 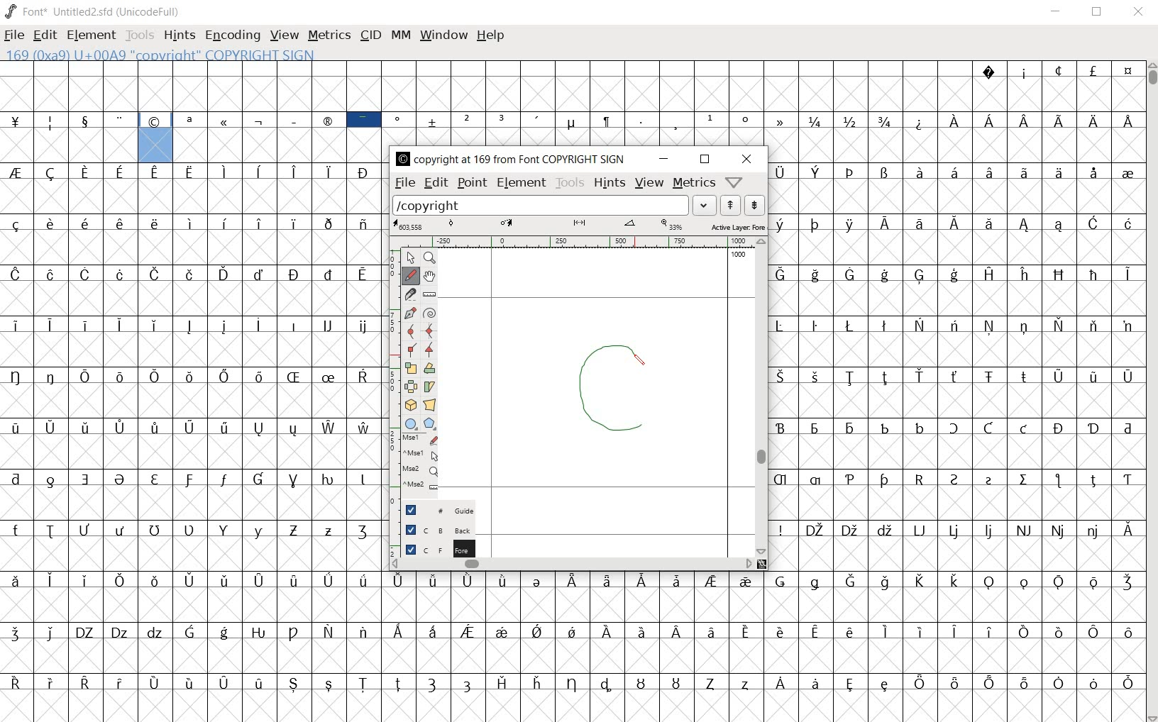 I want to click on Guide, so click(x=434, y=510).